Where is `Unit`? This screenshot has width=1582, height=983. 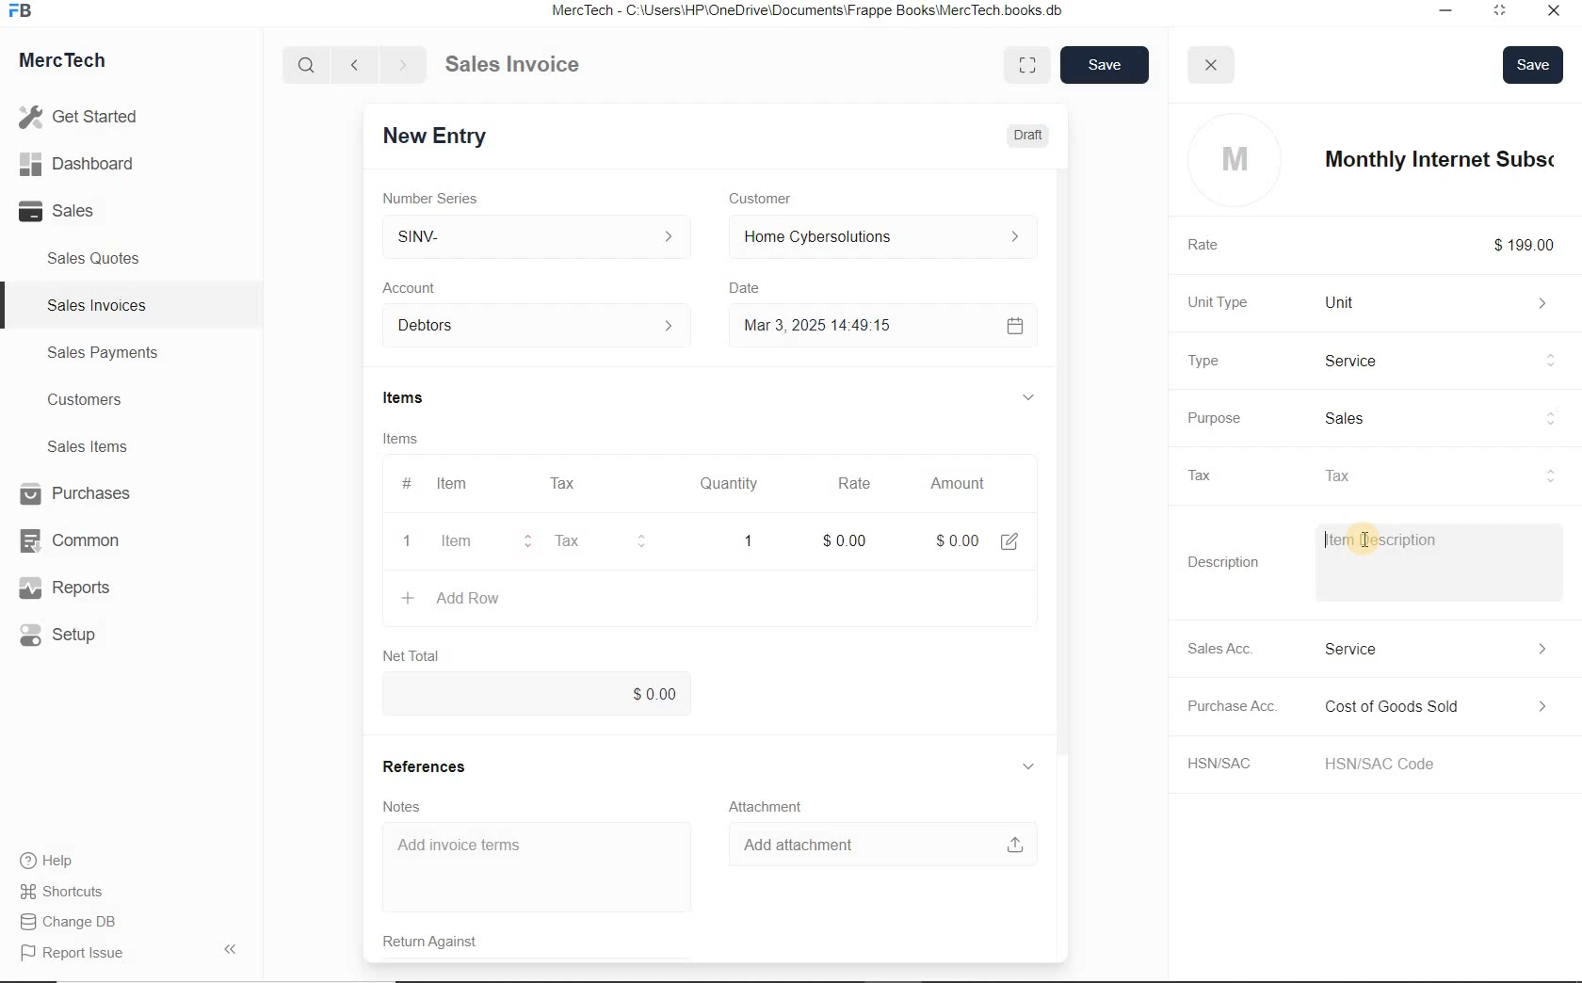
Unit is located at coordinates (1427, 302).